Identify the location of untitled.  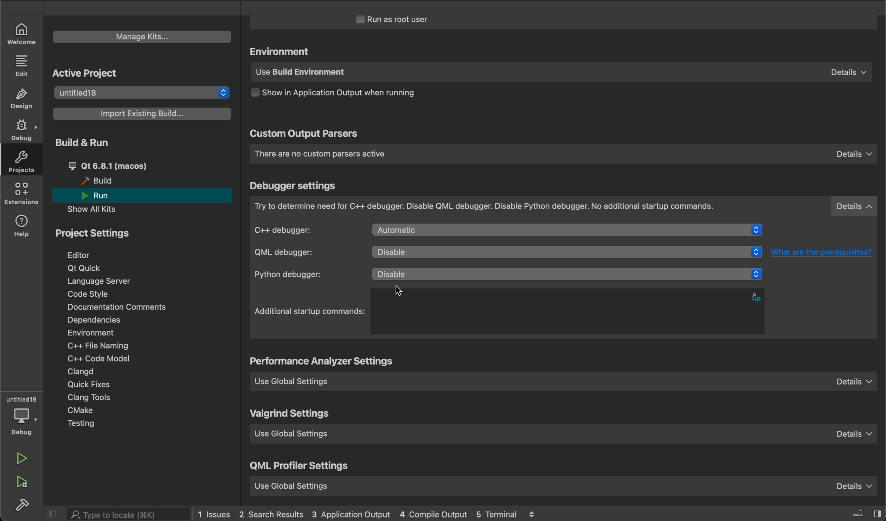
(140, 91).